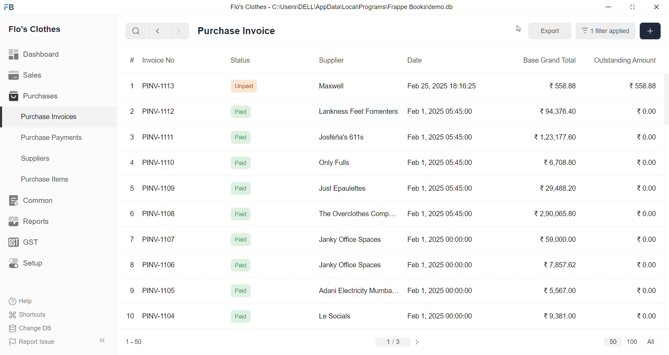 This screenshot has height=355, width=669. What do you see at coordinates (159, 214) in the screenshot?
I see `PINV-1108` at bounding box center [159, 214].